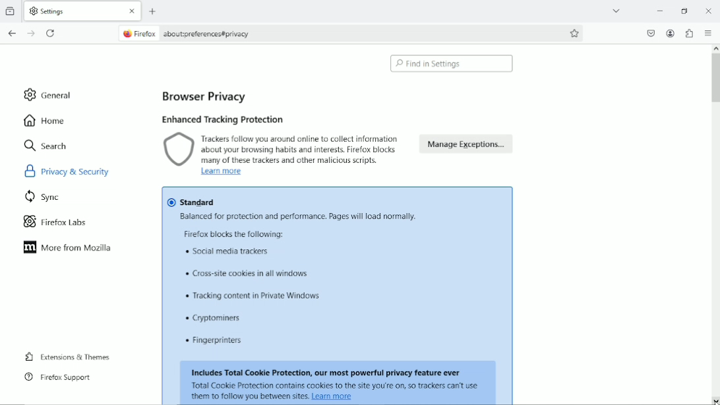 Image resolution: width=720 pixels, height=405 pixels. I want to click on close, so click(133, 11).